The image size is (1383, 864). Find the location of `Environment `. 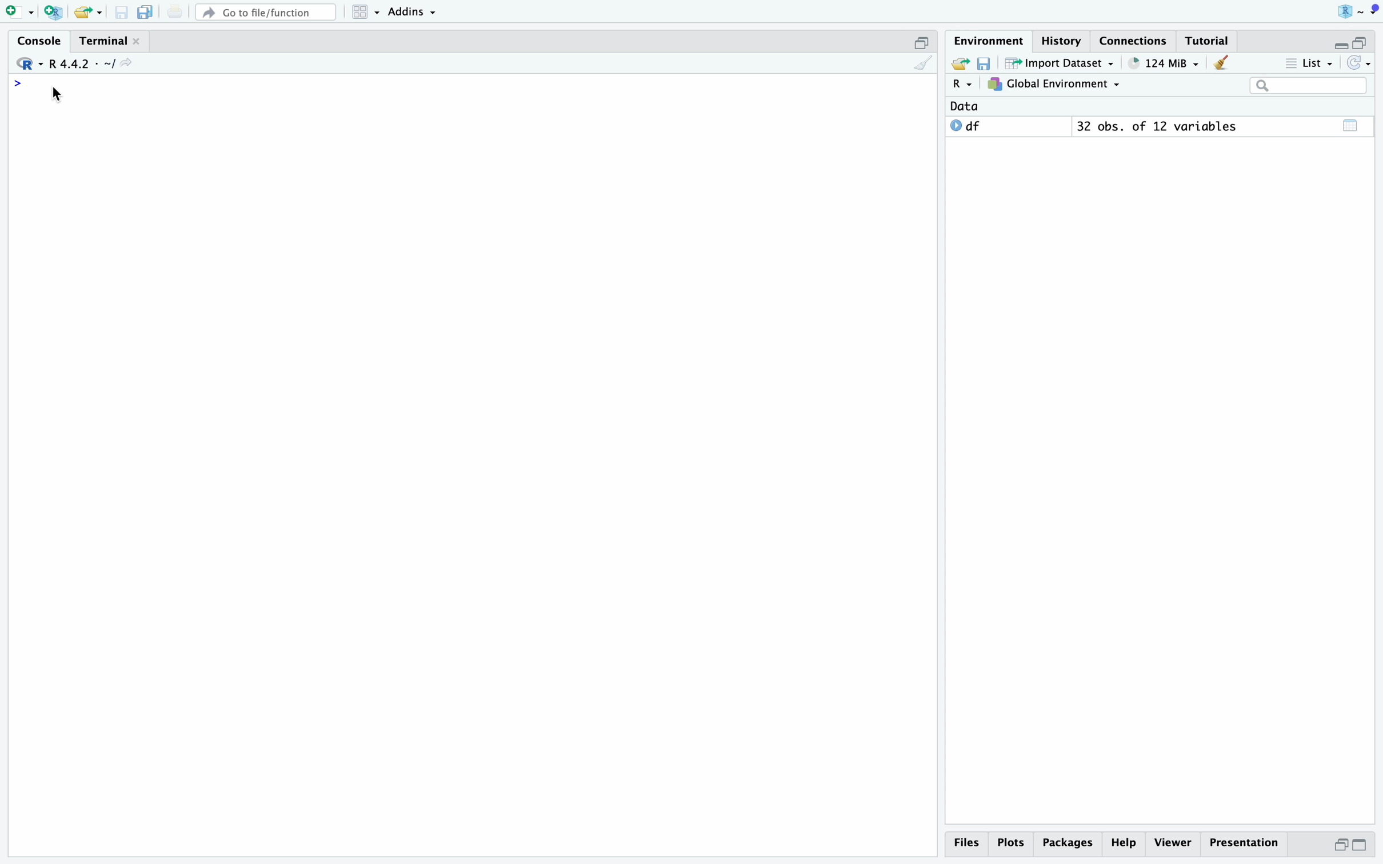

Environment  is located at coordinates (990, 41).